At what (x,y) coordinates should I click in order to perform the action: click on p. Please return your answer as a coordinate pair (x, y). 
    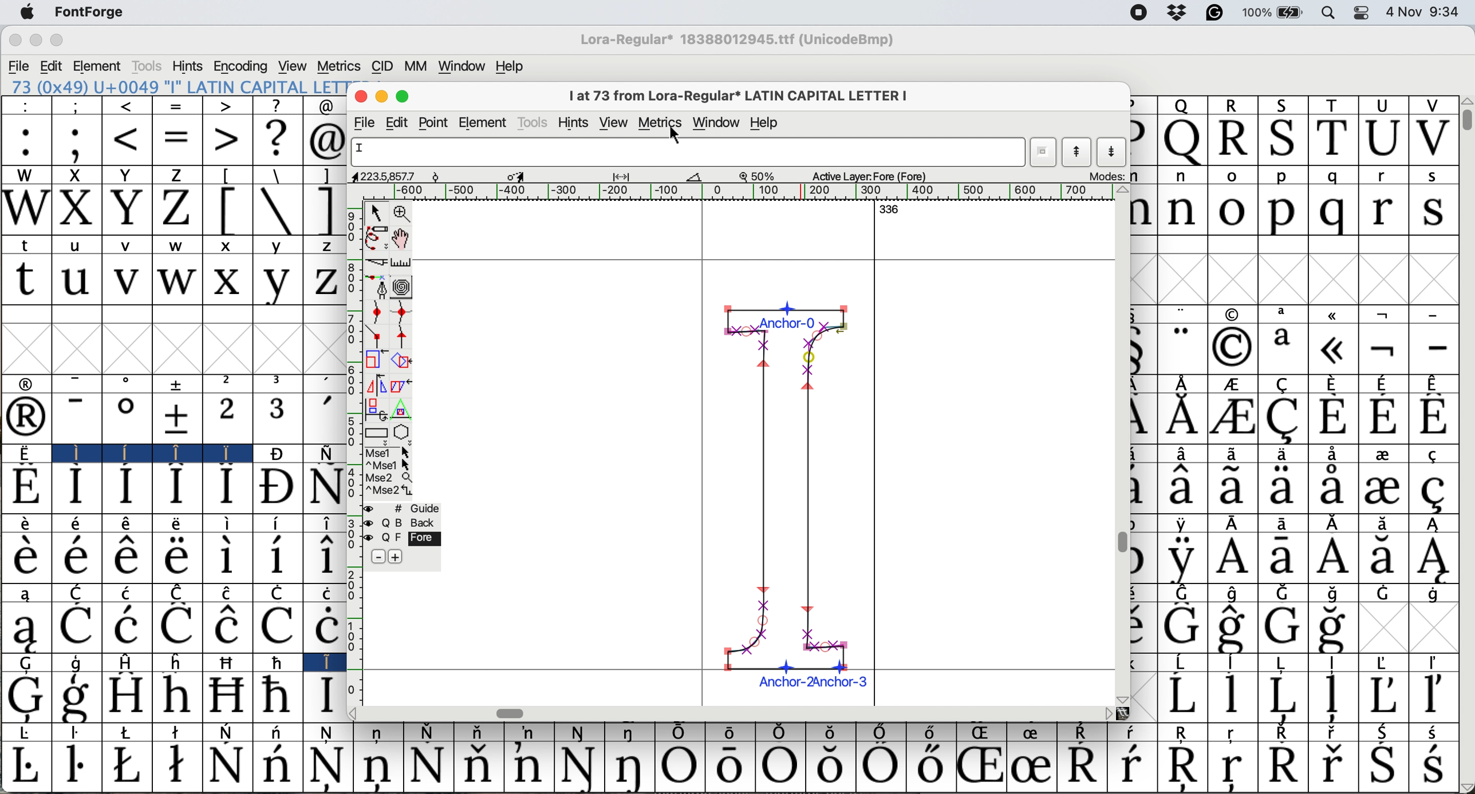
    Looking at the image, I should click on (1283, 177).